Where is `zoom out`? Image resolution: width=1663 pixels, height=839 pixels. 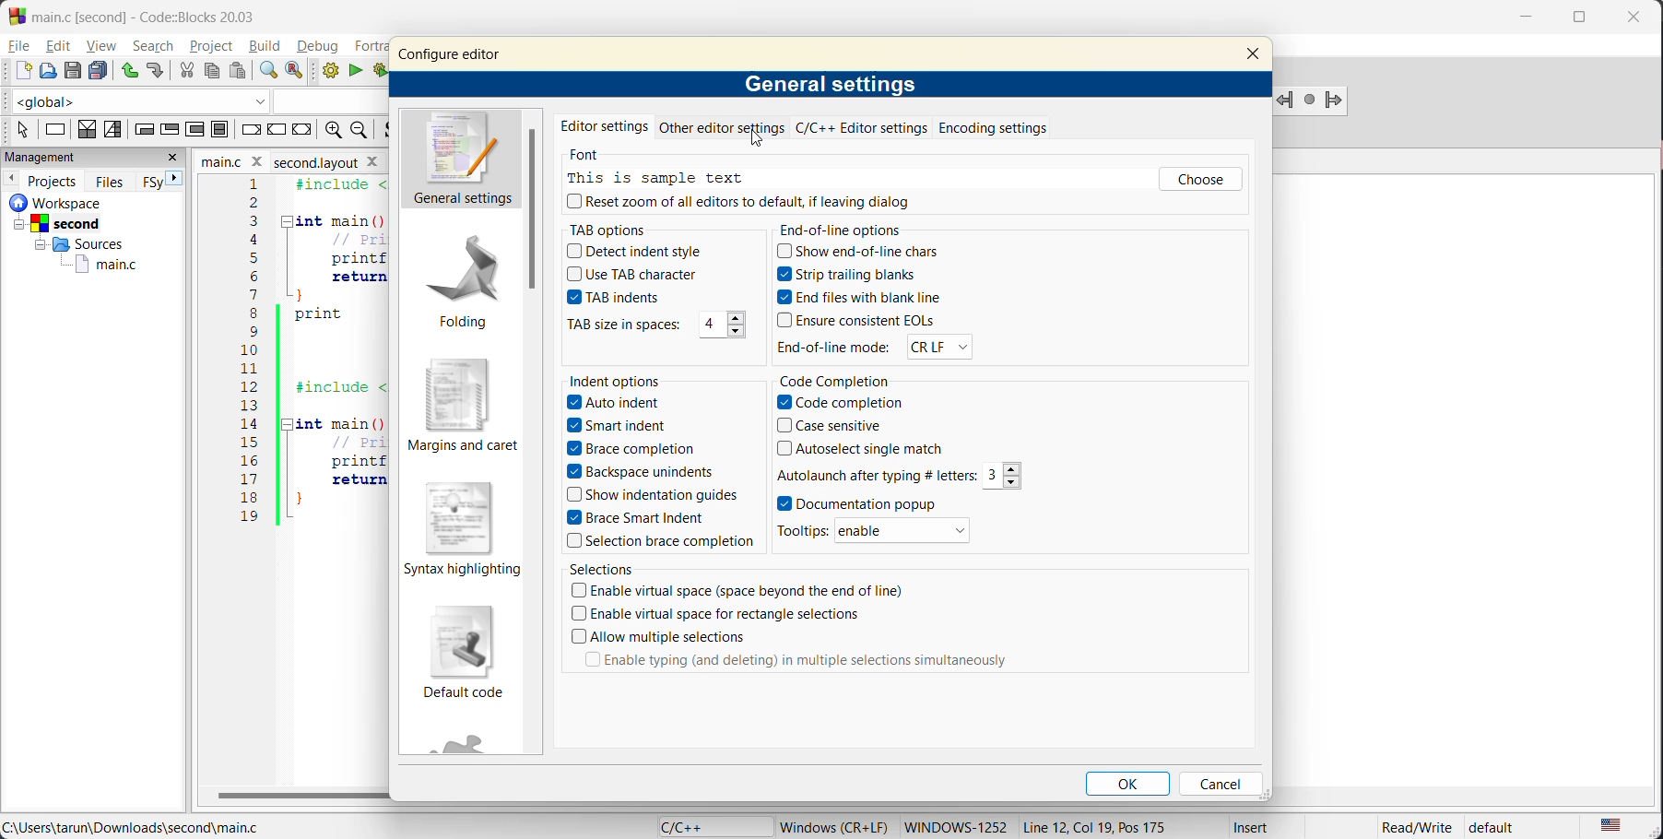 zoom out is located at coordinates (364, 131).